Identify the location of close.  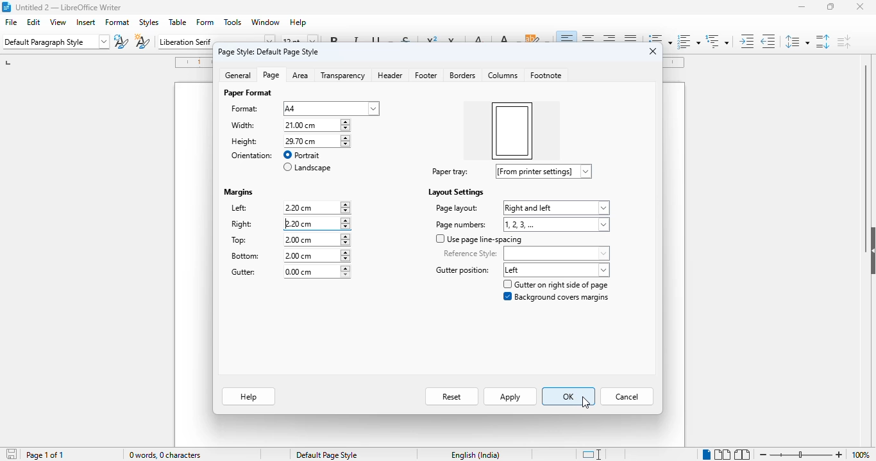
(653, 51).